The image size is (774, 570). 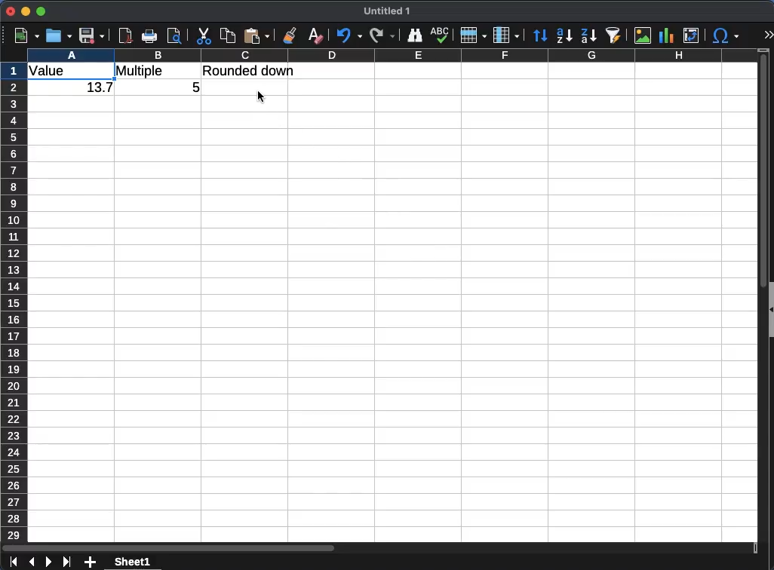 I want to click on maximize, so click(x=42, y=11).